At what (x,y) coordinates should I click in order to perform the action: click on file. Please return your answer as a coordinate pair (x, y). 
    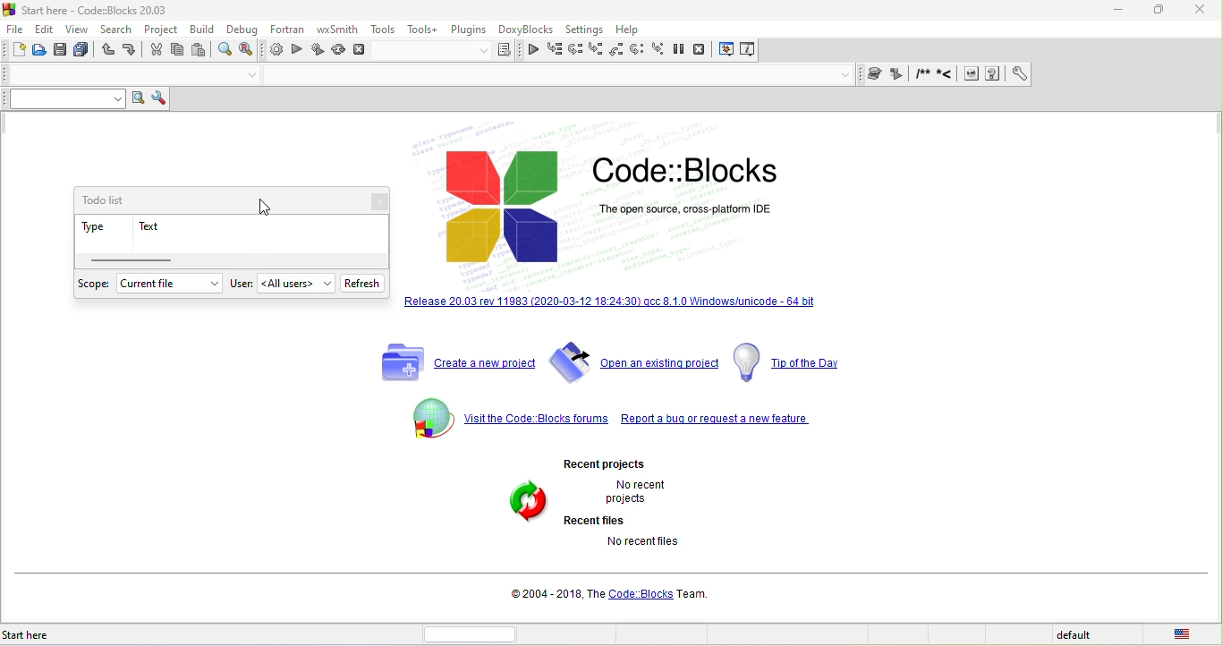
    Looking at the image, I should click on (18, 29).